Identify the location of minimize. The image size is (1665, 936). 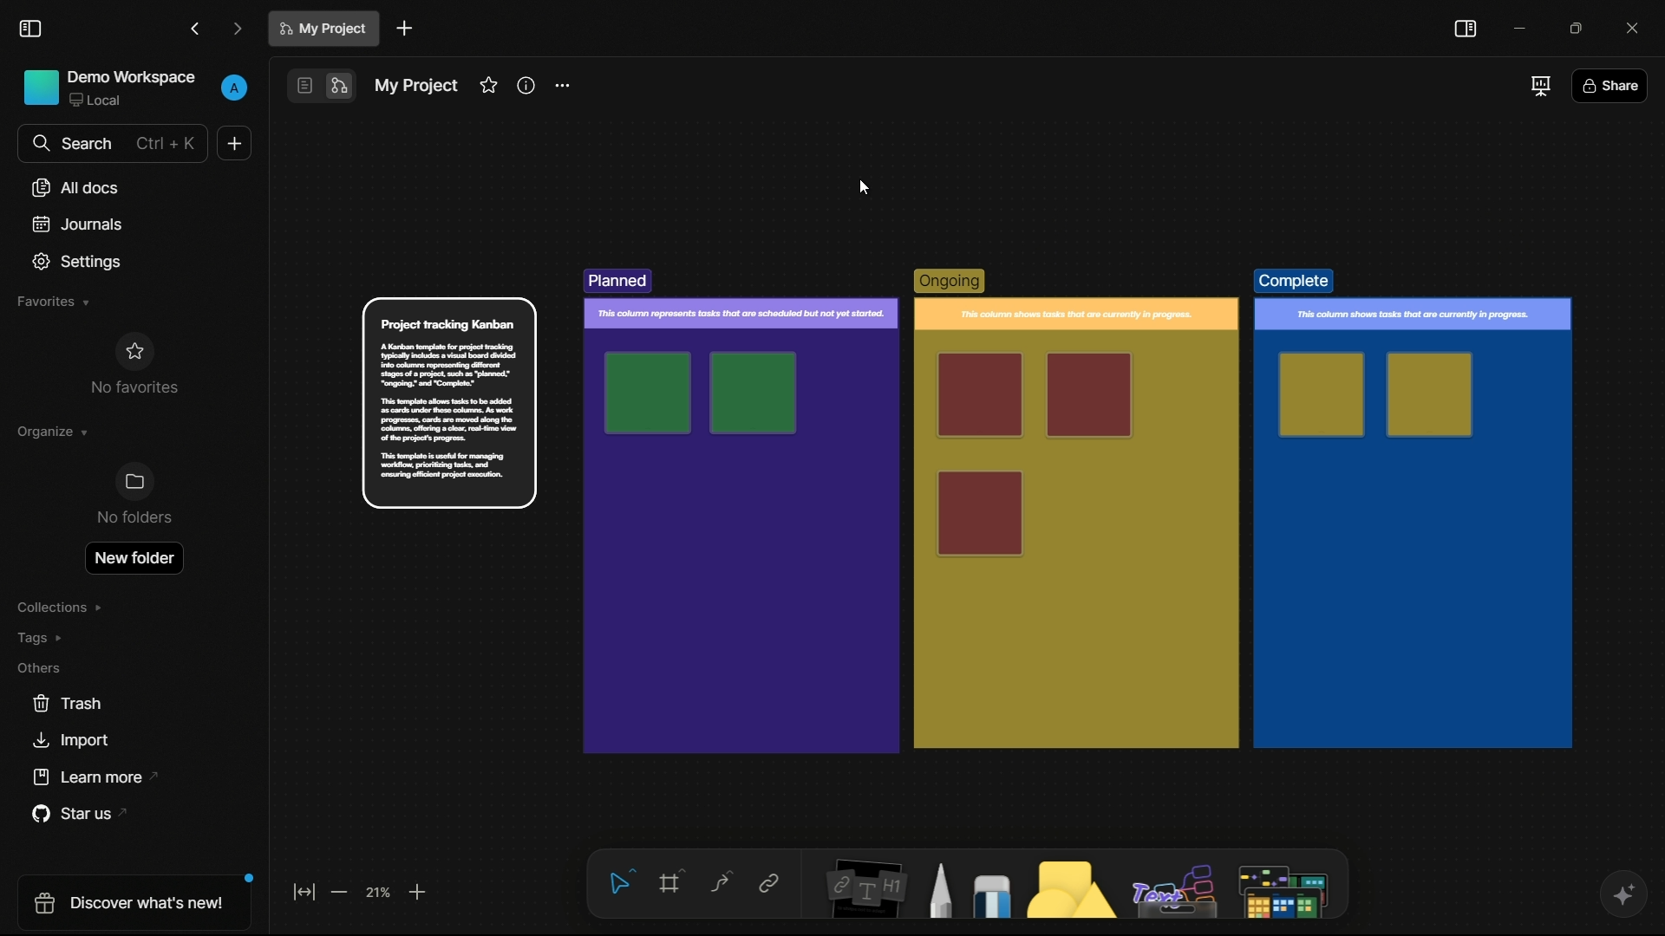
(1522, 28).